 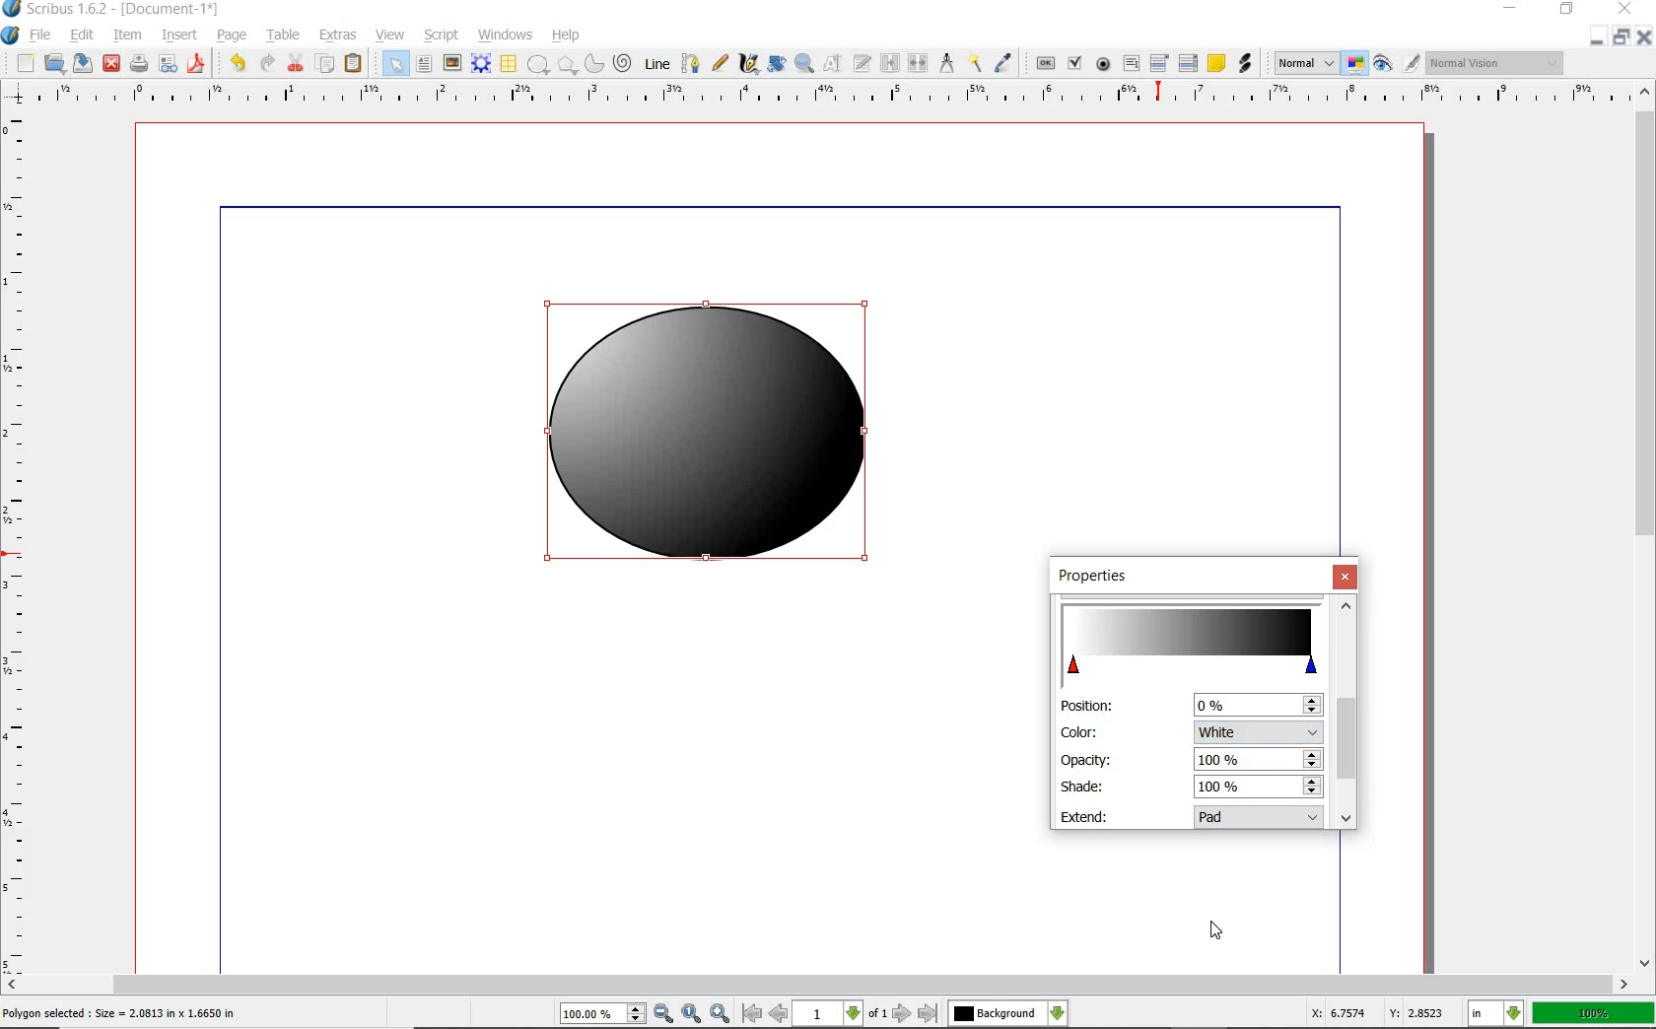 What do you see at coordinates (1058, 1013) in the screenshot?
I see `select the current layer` at bounding box center [1058, 1013].